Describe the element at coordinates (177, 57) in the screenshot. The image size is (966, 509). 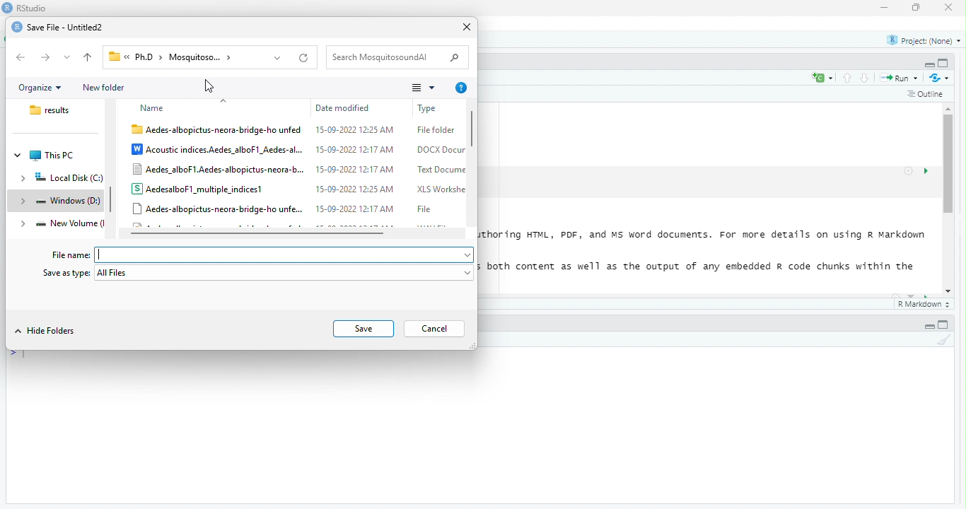
I see `« PhD > Mosquitoso... >` at that location.